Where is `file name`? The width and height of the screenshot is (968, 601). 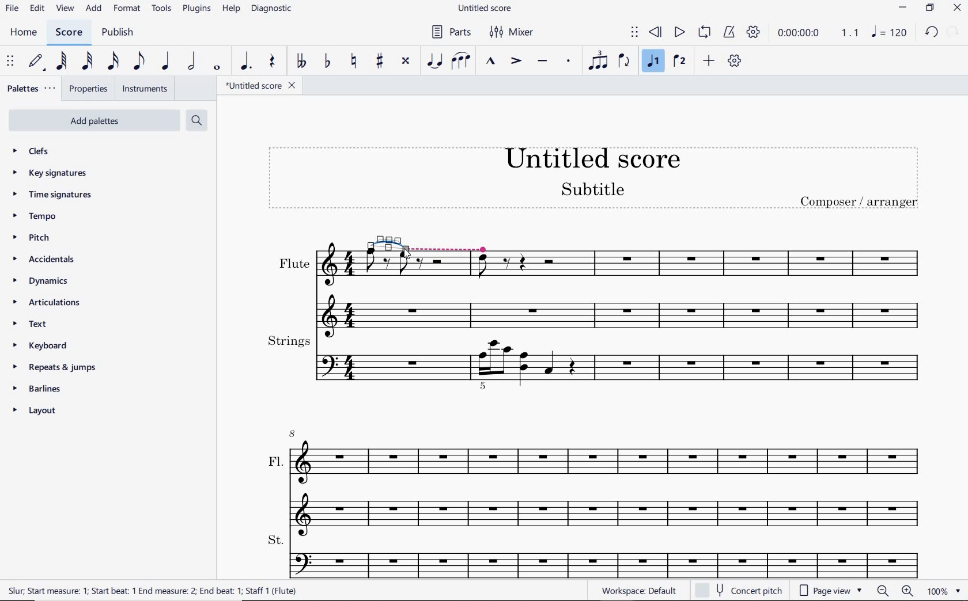 file name is located at coordinates (486, 9).